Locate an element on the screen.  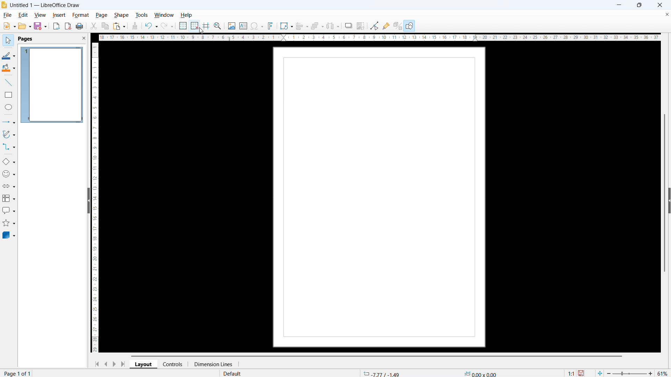
Close document  is located at coordinates (667, 14).